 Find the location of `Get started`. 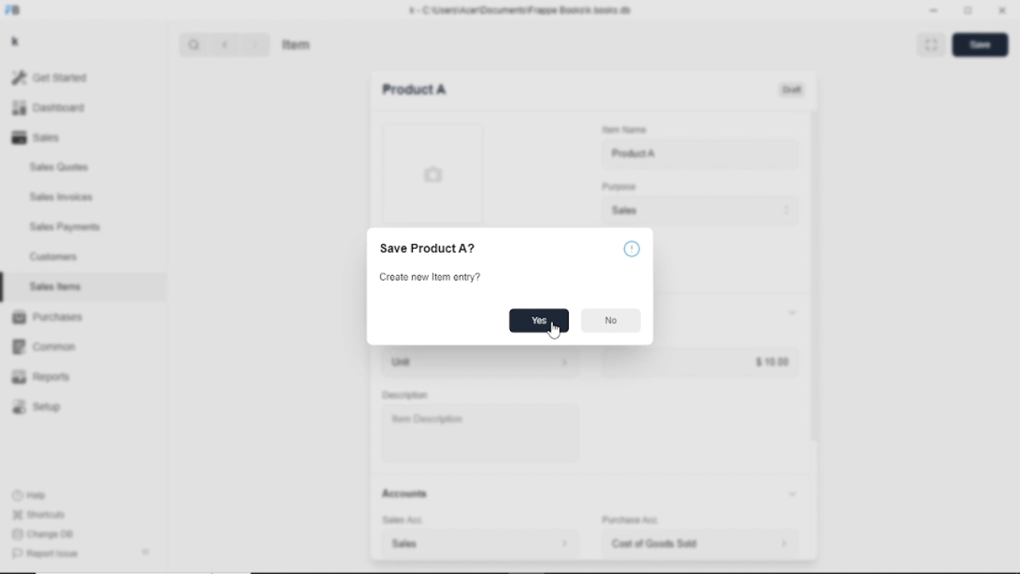

Get started is located at coordinates (57, 77).